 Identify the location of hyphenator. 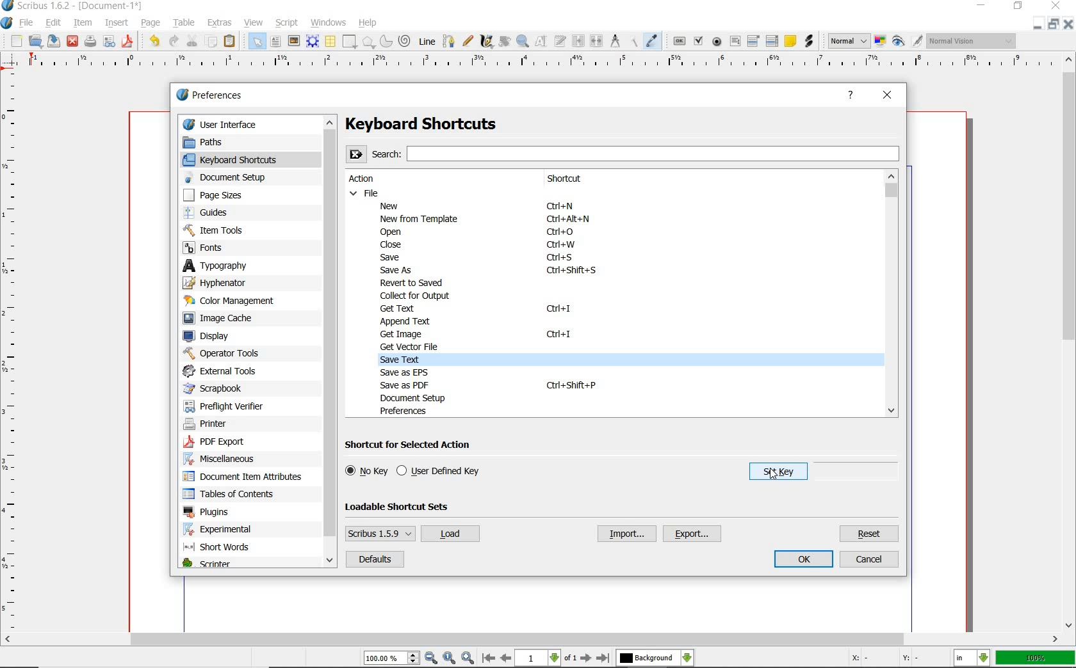
(225, 282).